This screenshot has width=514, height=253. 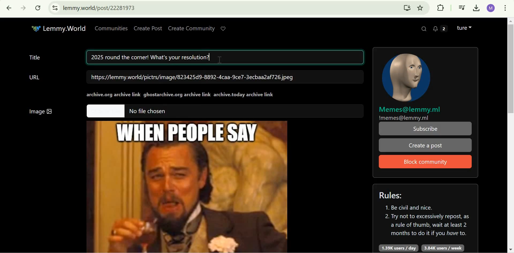 I want to click on Title, so click(x=35, y=57).